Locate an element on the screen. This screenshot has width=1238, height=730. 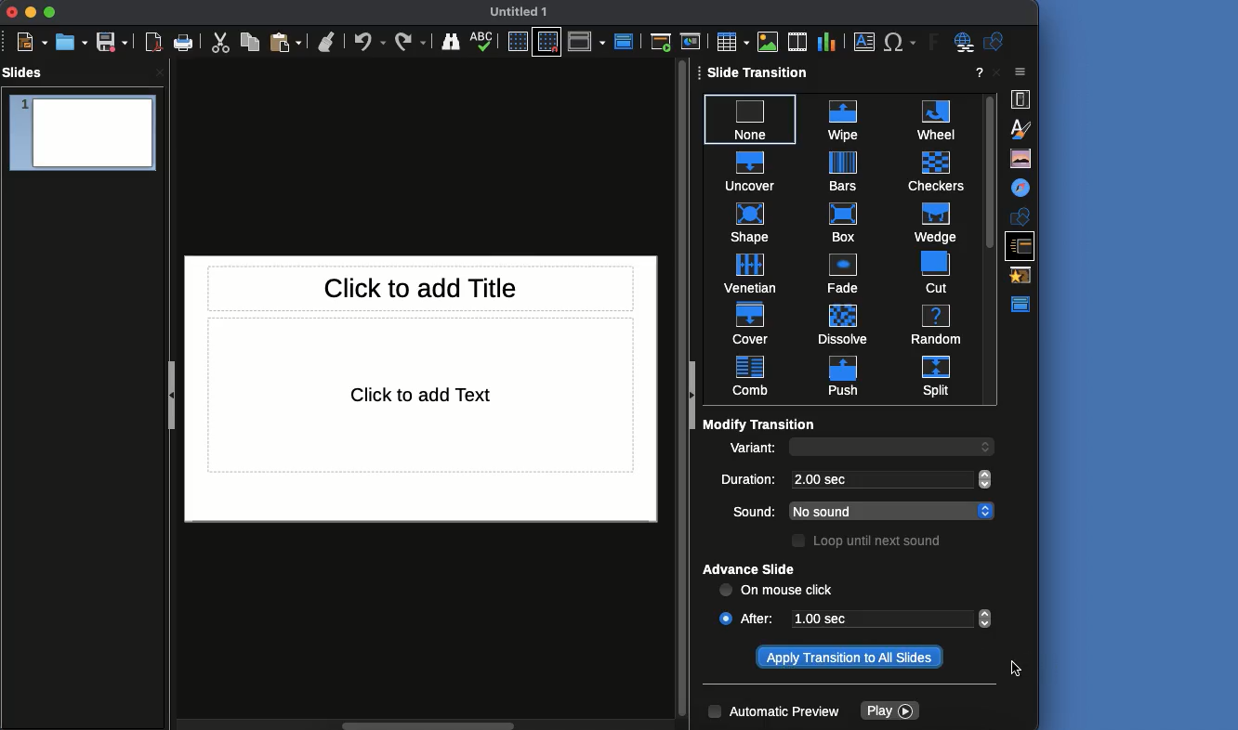
Automatic preview is located at coordinates (775, 712).